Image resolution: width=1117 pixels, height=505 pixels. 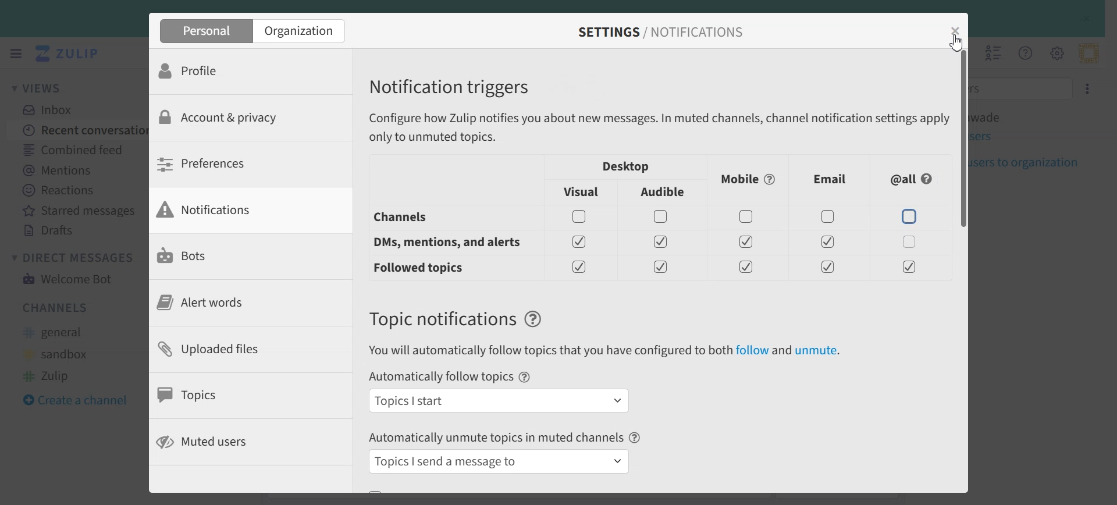 What do you see at coordinates (237, 72) in the screenshot?
I see `Profile` at bounding box center [237, 72].